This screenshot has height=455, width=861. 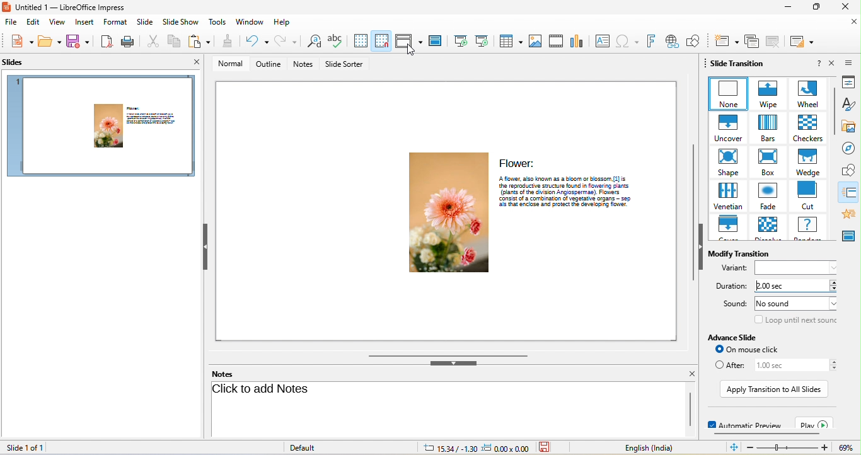 I want to click on fit slide to current window, so click(x=732, y=447).